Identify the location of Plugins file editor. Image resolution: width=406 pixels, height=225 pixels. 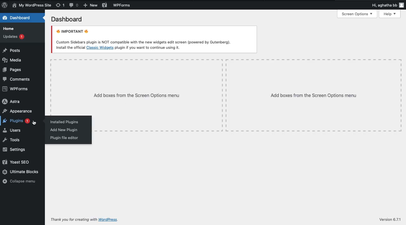
(64, 138).